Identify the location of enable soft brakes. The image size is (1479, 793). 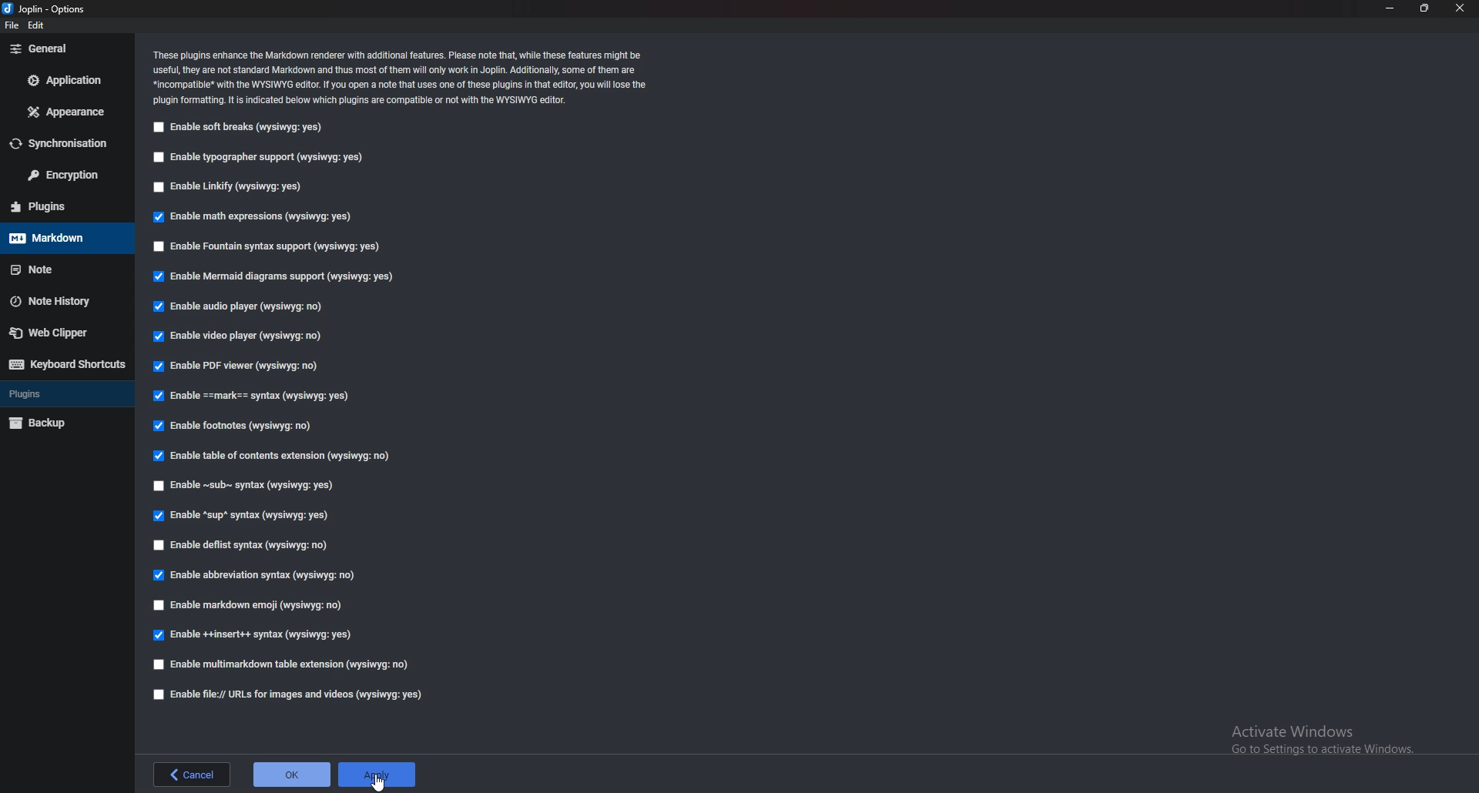
(241, 126).